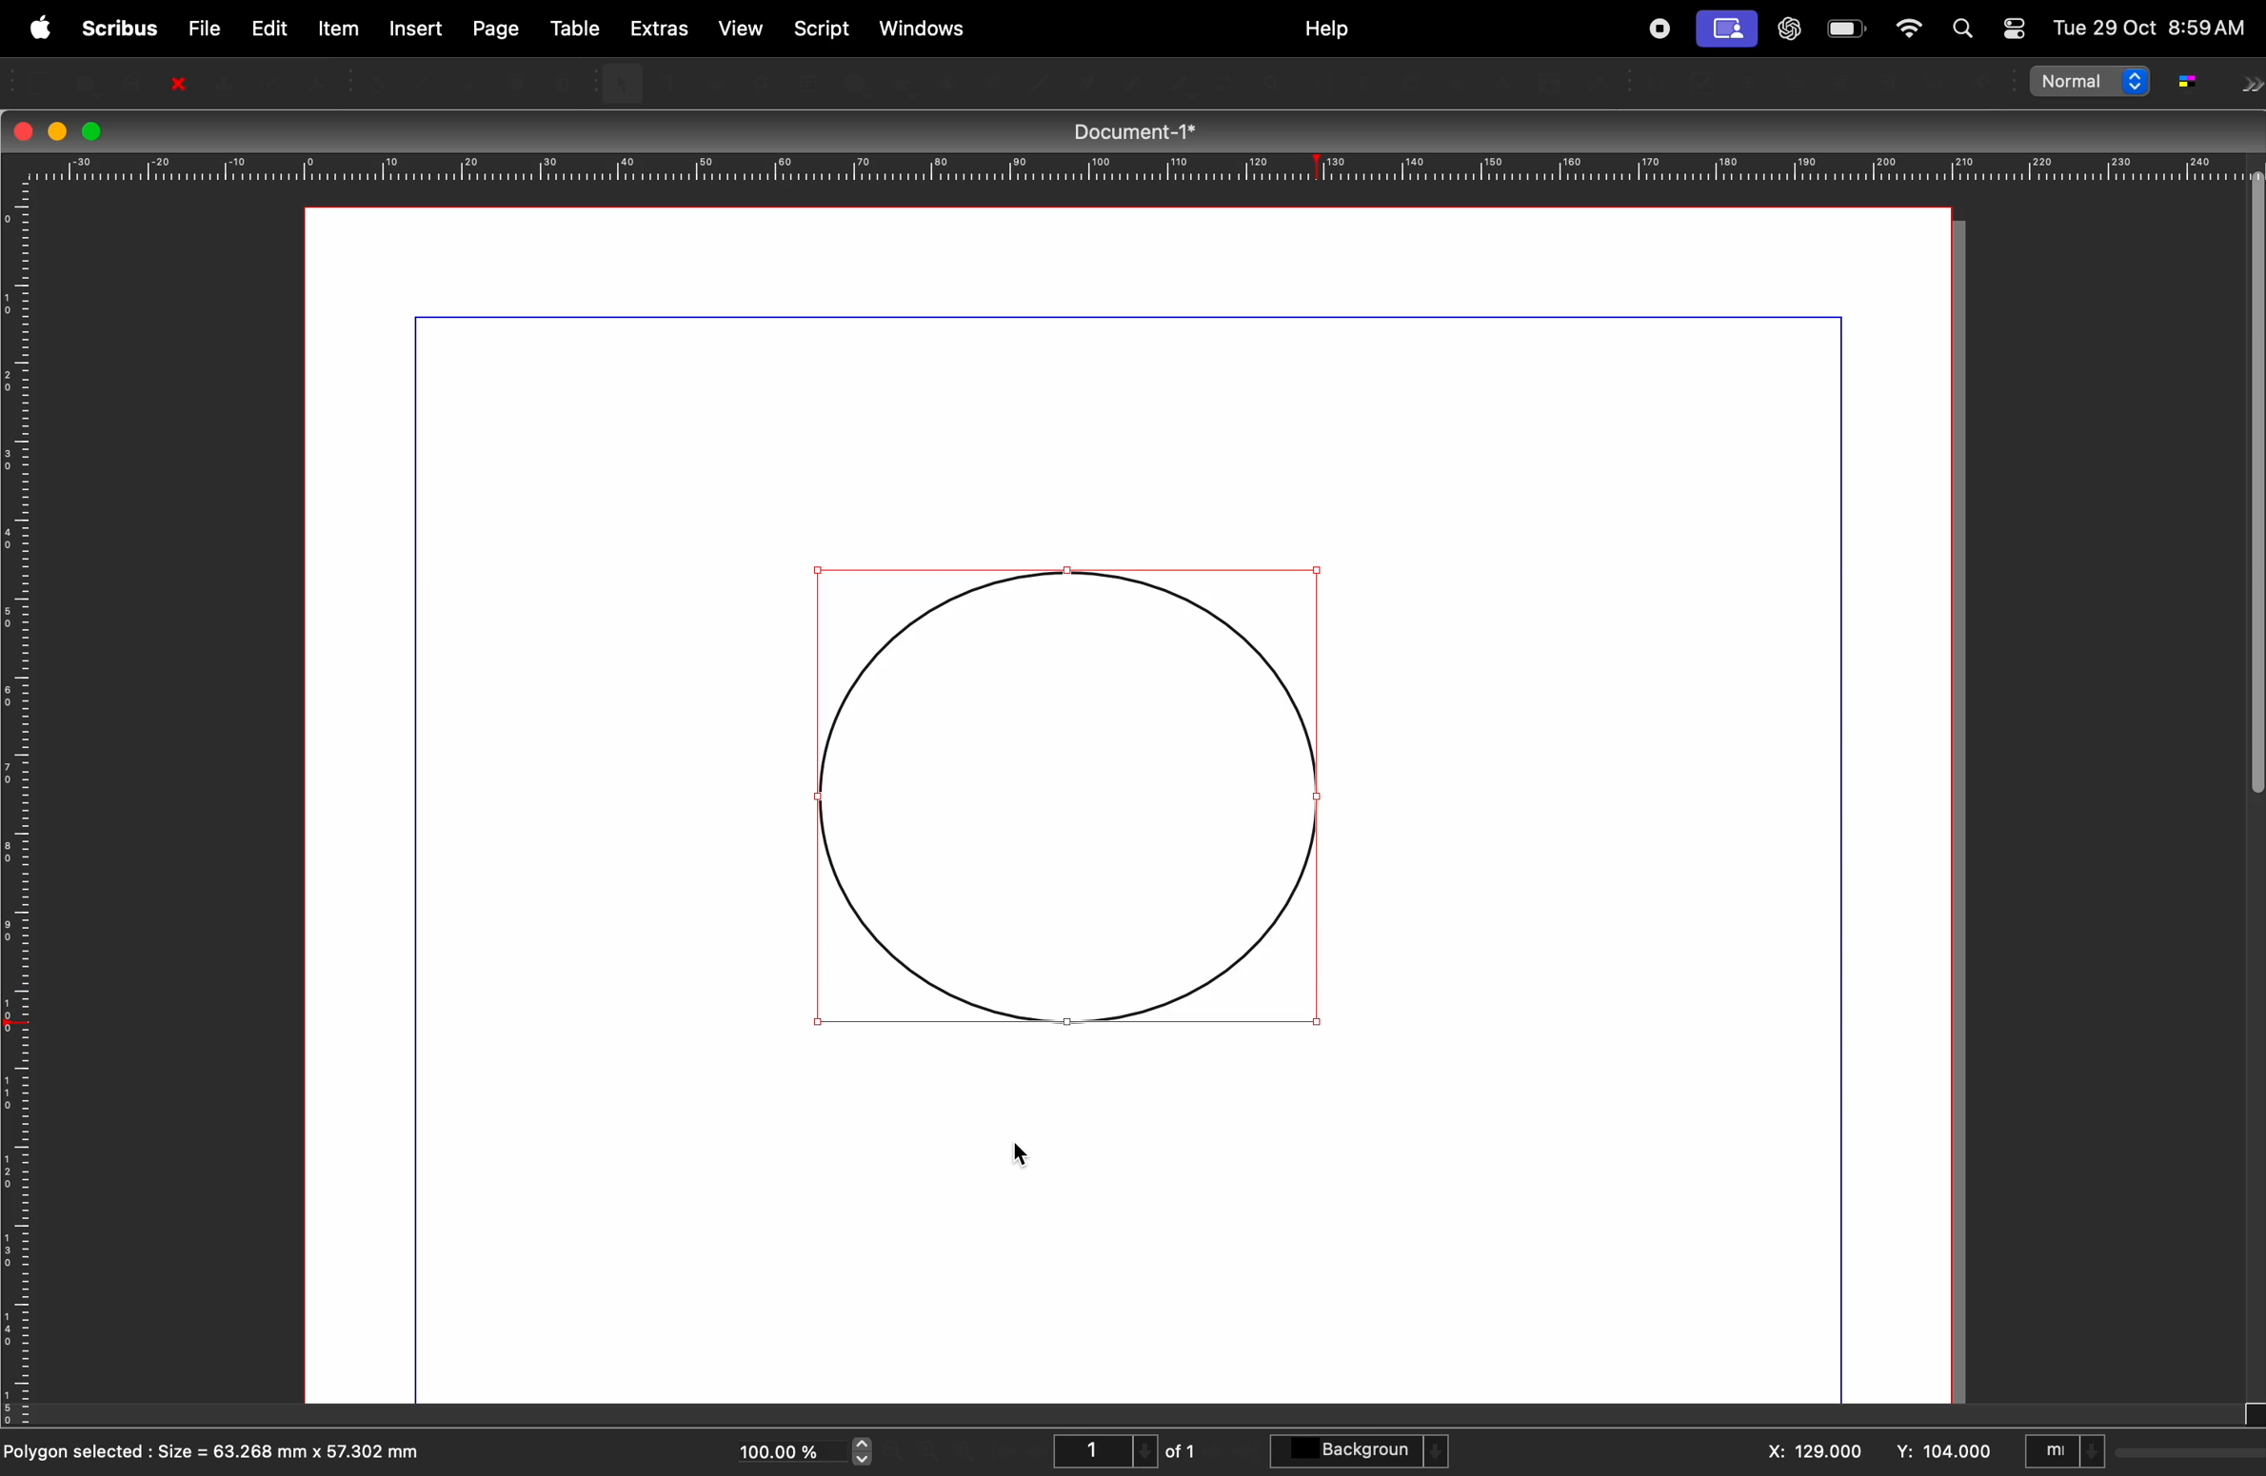  What do you see at coordinates (2186, 82) in the screenshot?
I see `g` at bounding box center [2186, 82].